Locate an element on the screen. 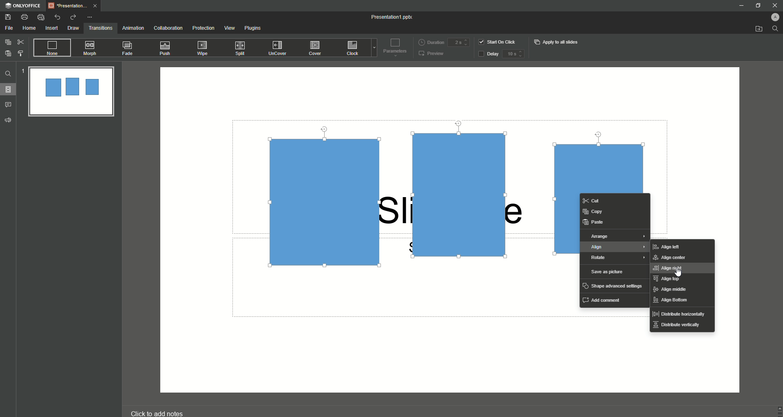 This screenshot has height=417, width=783. shape 2 selected is located at coordinates (455, 195).